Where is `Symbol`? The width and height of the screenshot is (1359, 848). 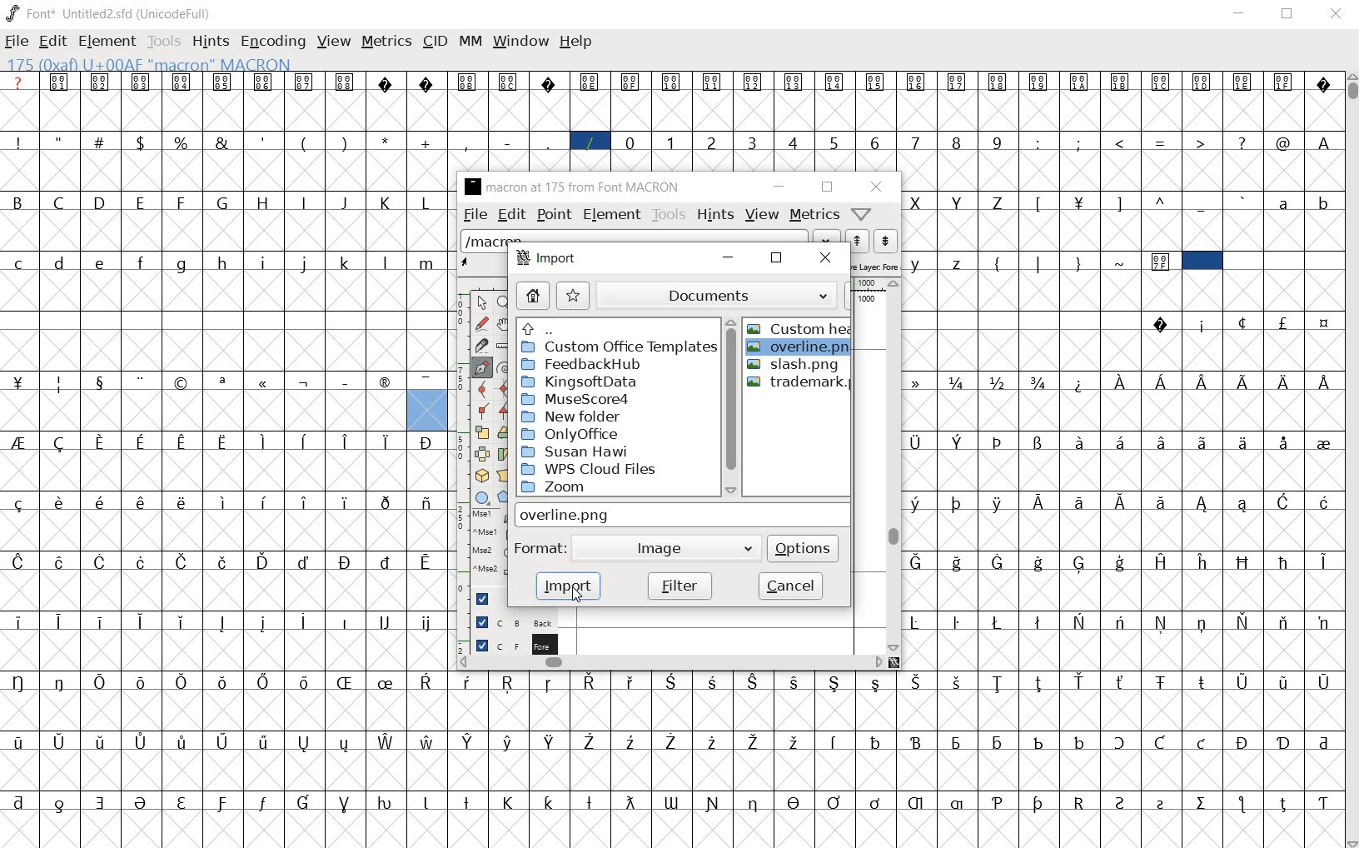 Symbol is located at coordinates (223, 82).